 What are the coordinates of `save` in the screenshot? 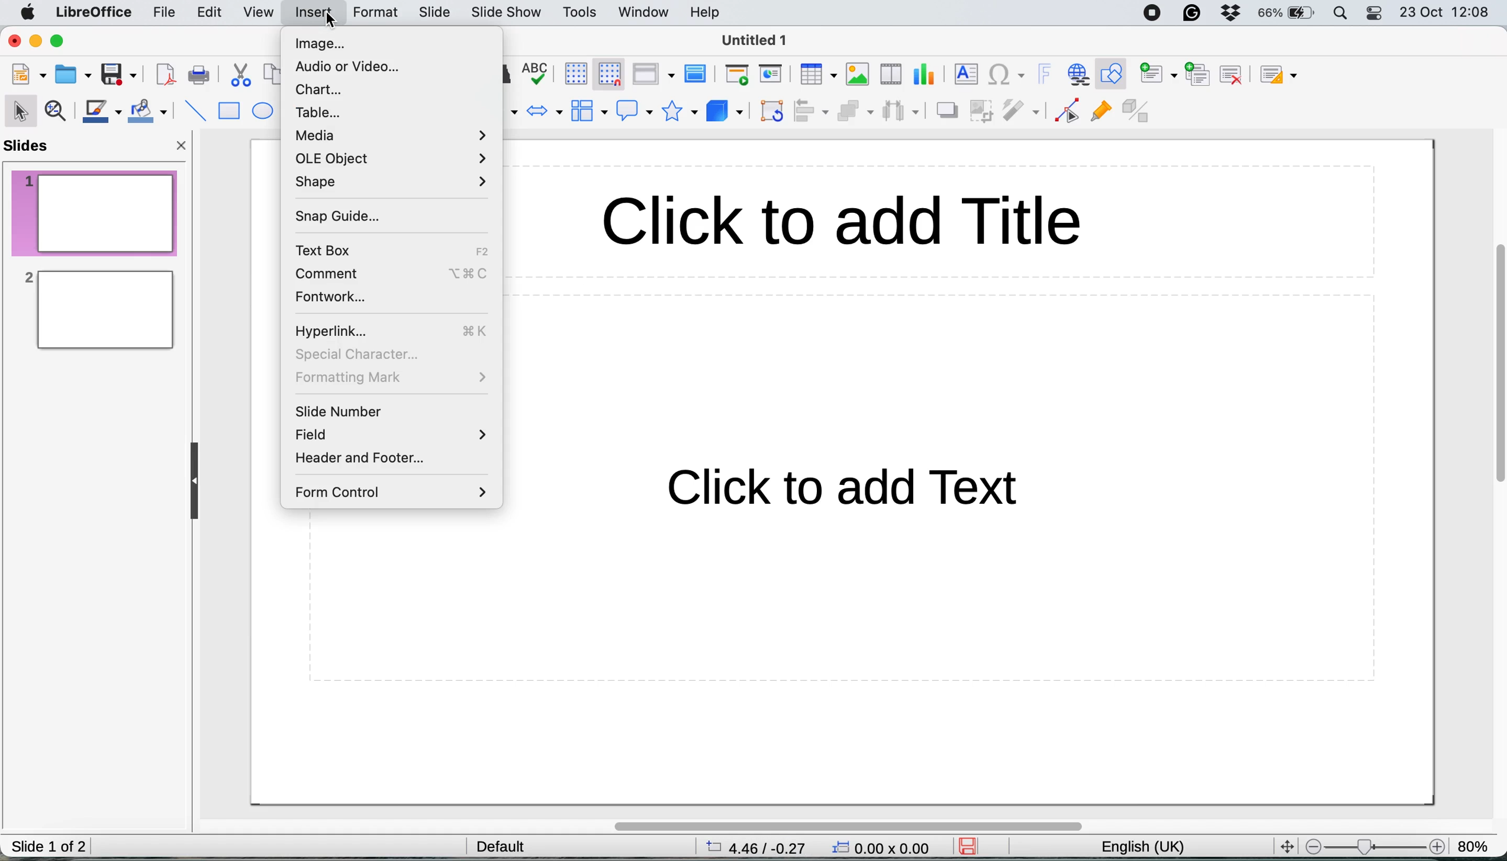 It's located at (973, 846).